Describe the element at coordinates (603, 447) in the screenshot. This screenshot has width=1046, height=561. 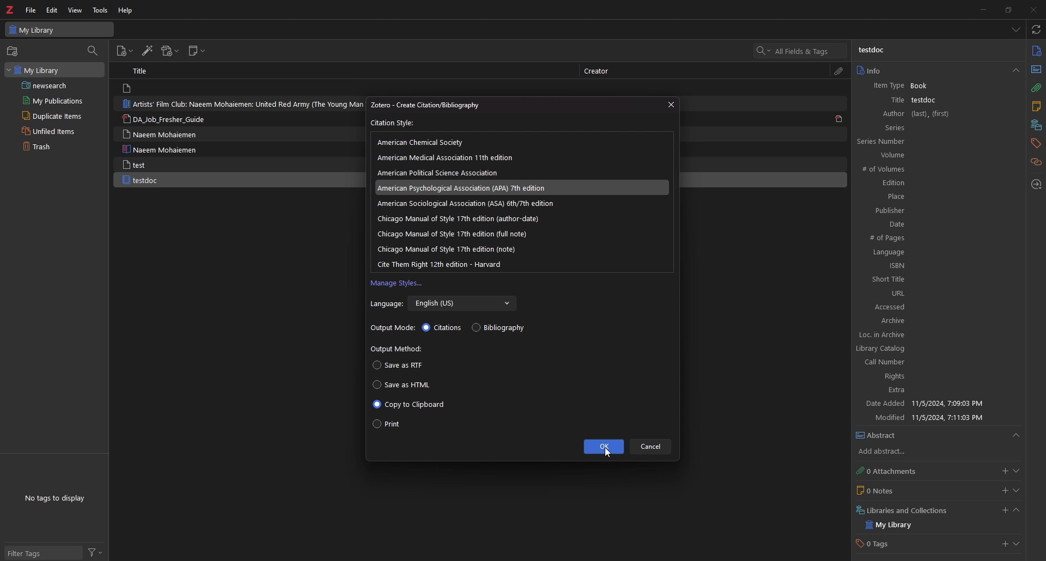
I see `ok` at that location.